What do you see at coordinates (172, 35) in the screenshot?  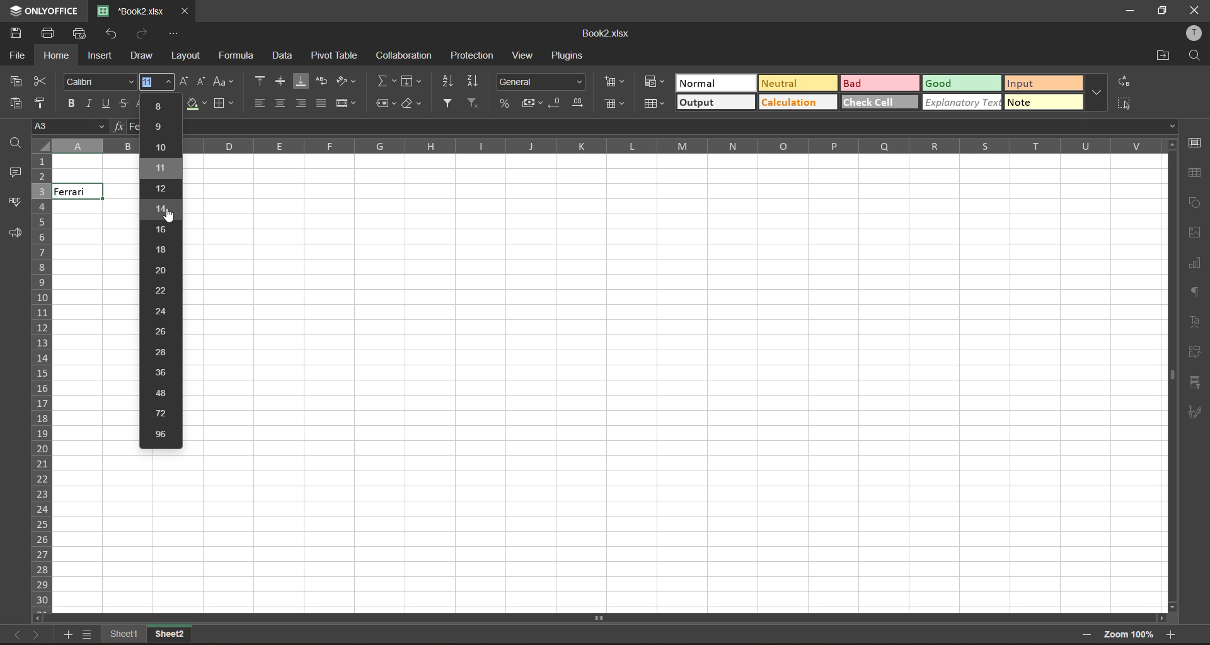 I see `customize quick access toolbar` at bounding box center [172, 35].